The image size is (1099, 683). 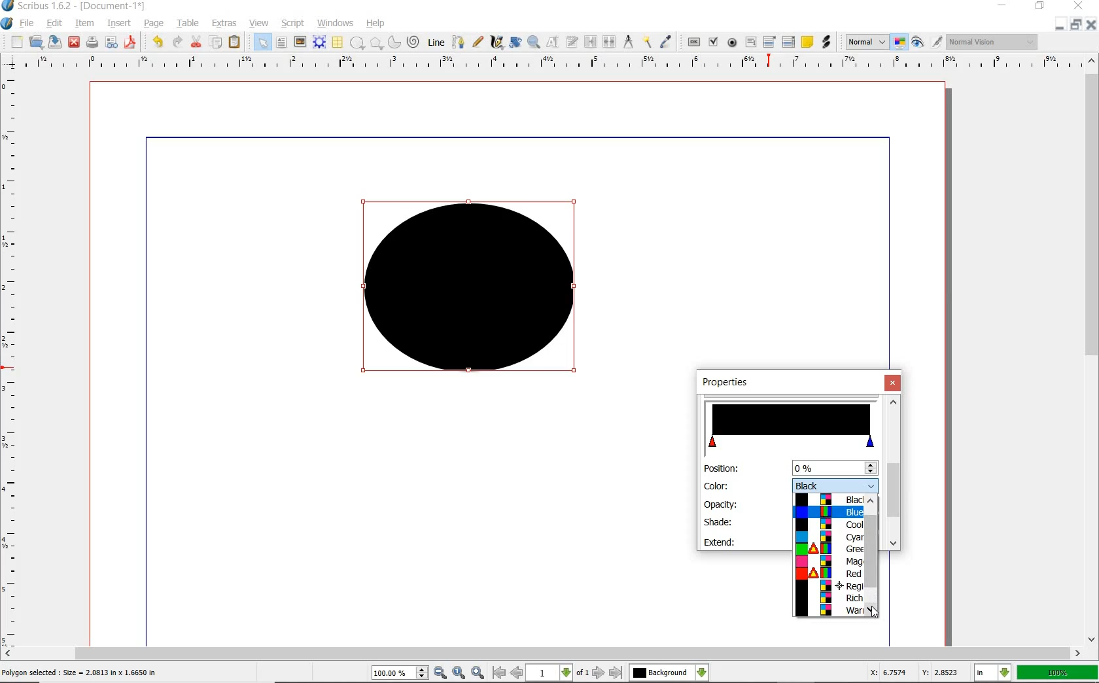 I want to click on visual appearance of the display, so click(x=992, y=43).